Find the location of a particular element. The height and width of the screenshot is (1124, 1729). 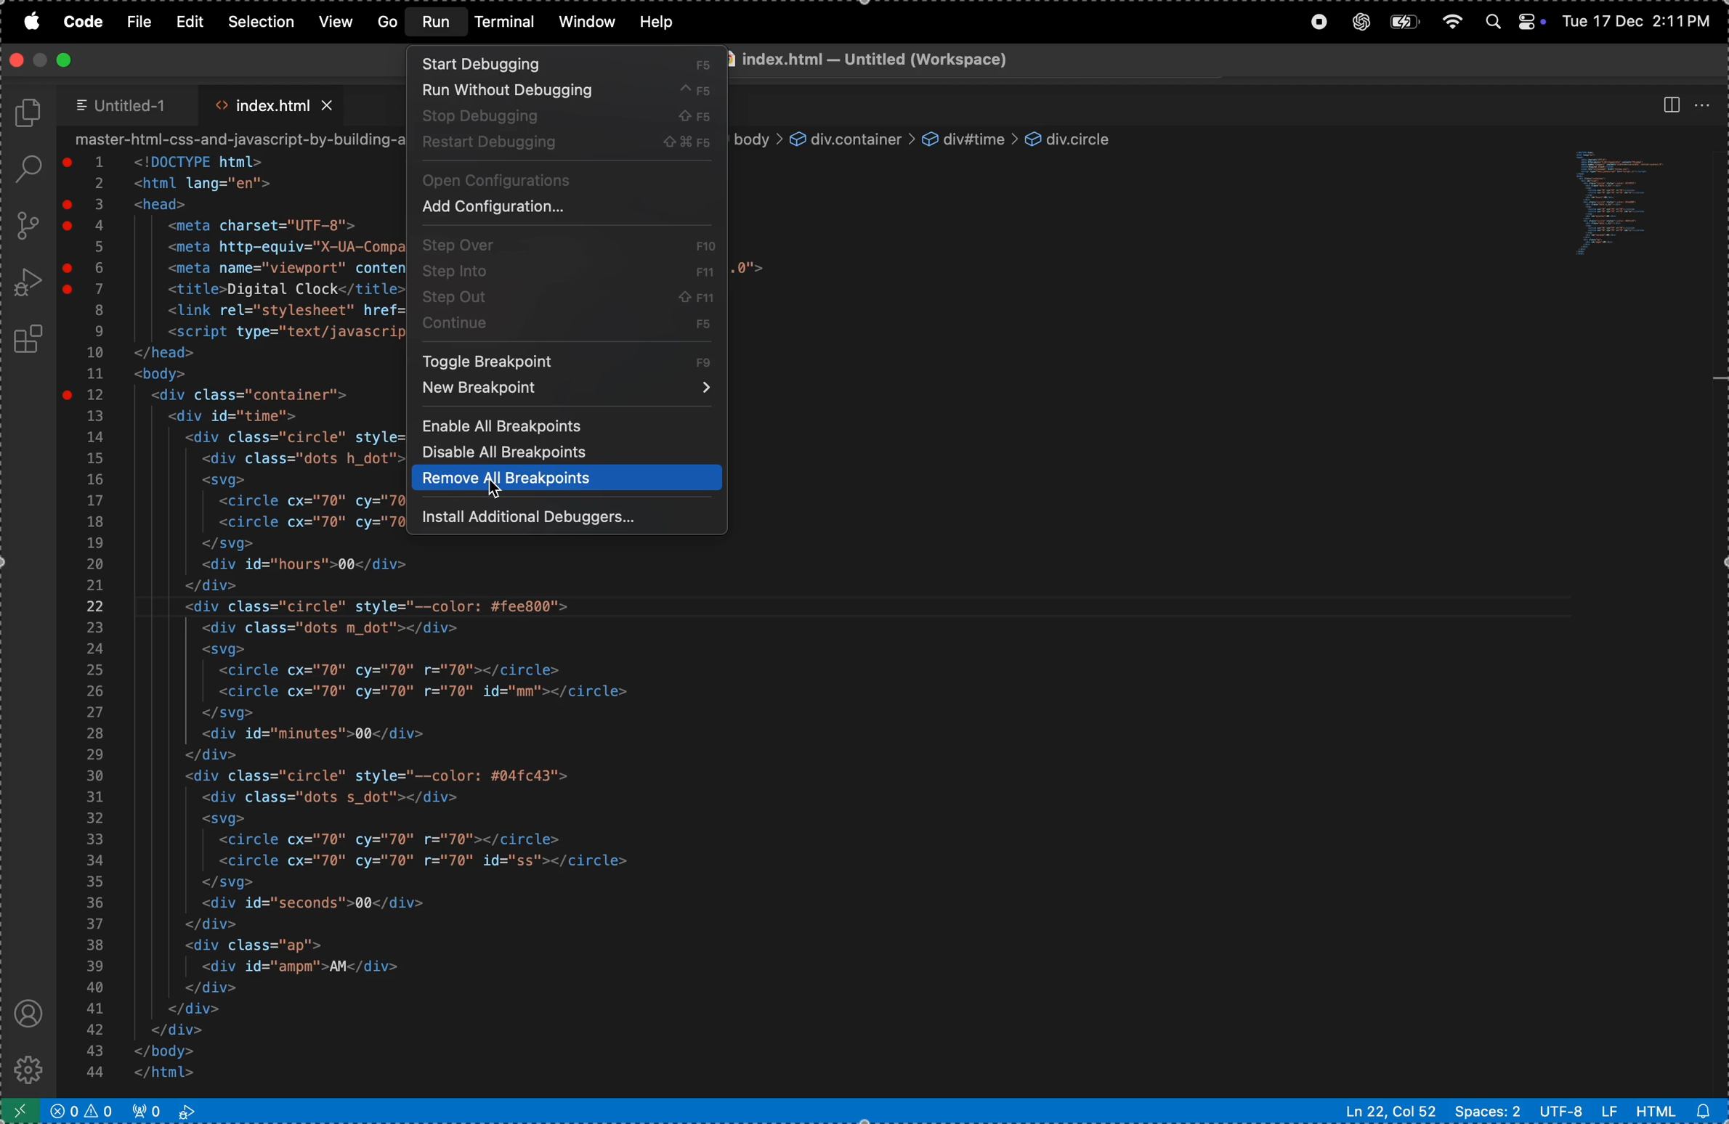

code block written in html for a web page is located at coordinates (432, 818).